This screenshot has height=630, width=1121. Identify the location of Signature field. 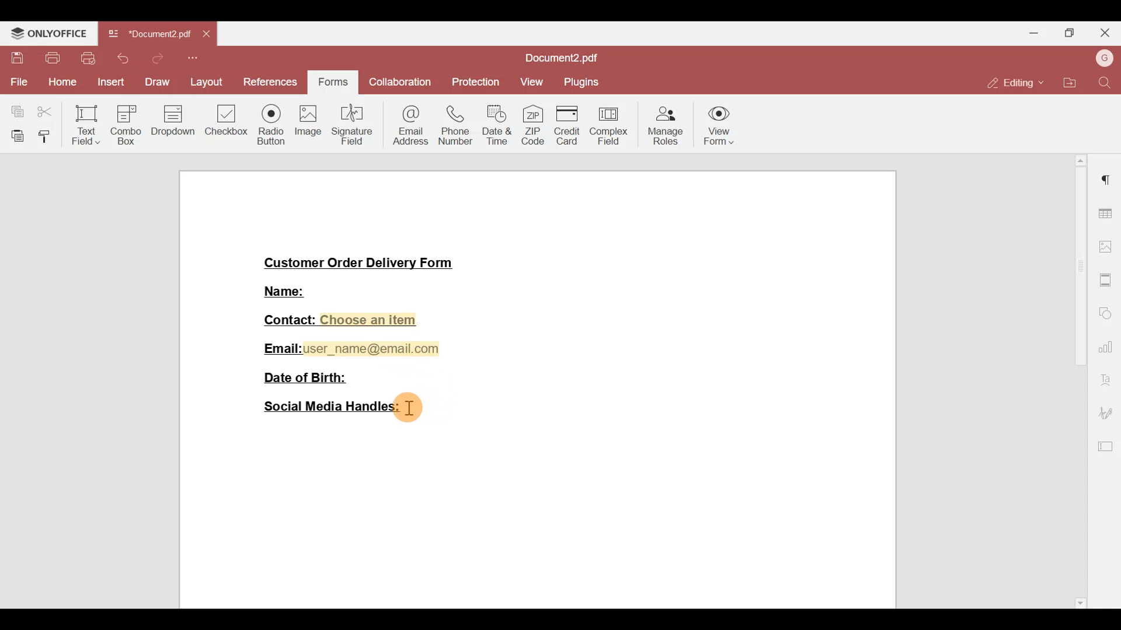
(349, 124).